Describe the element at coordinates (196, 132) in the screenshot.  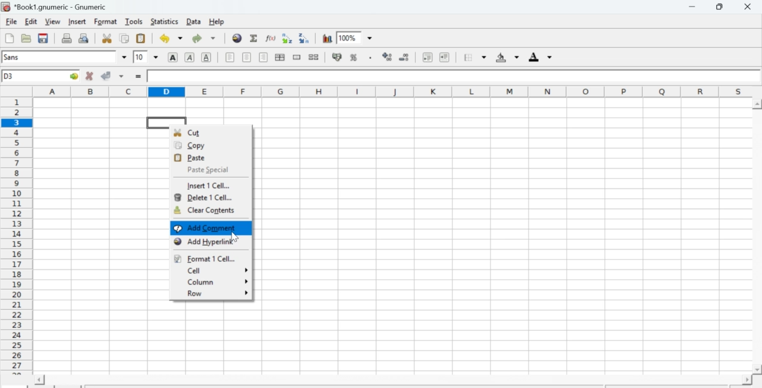
I see `Cut` at that location.